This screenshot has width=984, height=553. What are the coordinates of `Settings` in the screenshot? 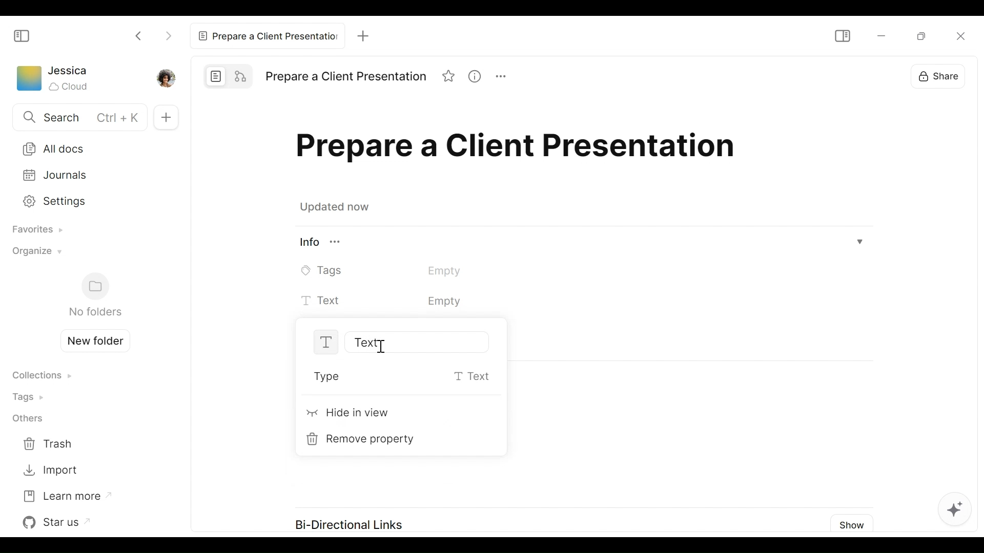 It's located at (86, 200).